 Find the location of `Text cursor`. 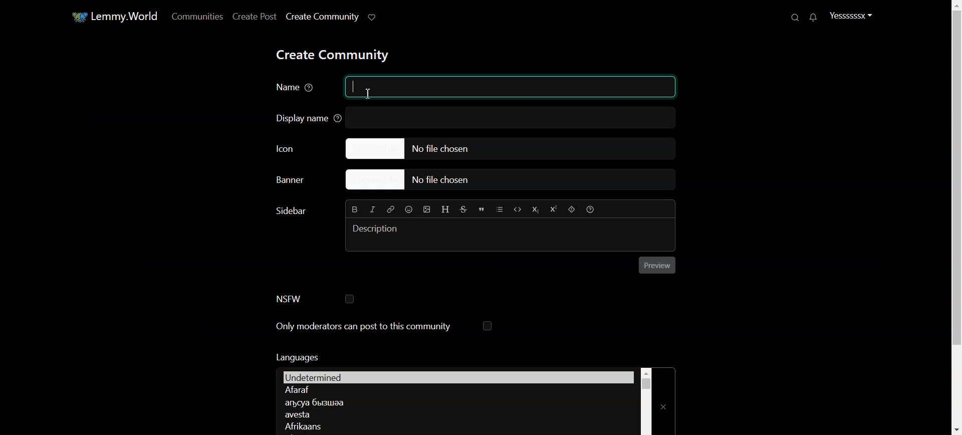

Text cursor is located at coordinates (368, 94).